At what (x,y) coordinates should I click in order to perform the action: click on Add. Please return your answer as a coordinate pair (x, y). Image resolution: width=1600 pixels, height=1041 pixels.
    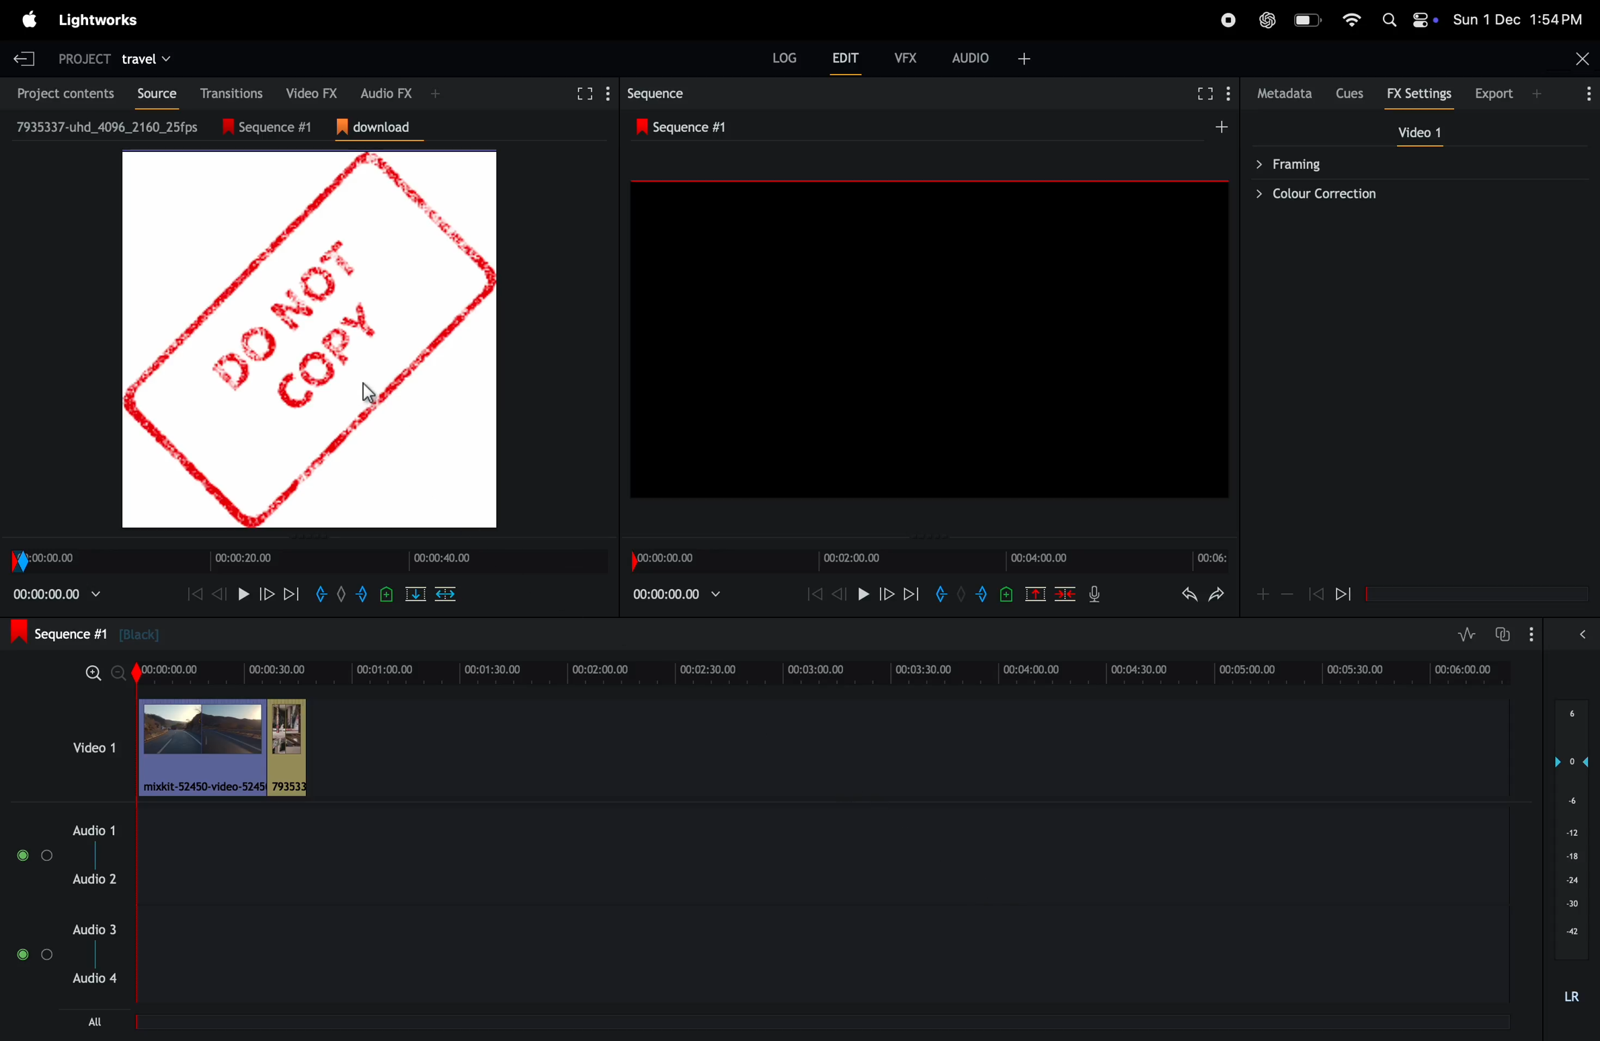
    Looking at the image, I should click on (961, 593).